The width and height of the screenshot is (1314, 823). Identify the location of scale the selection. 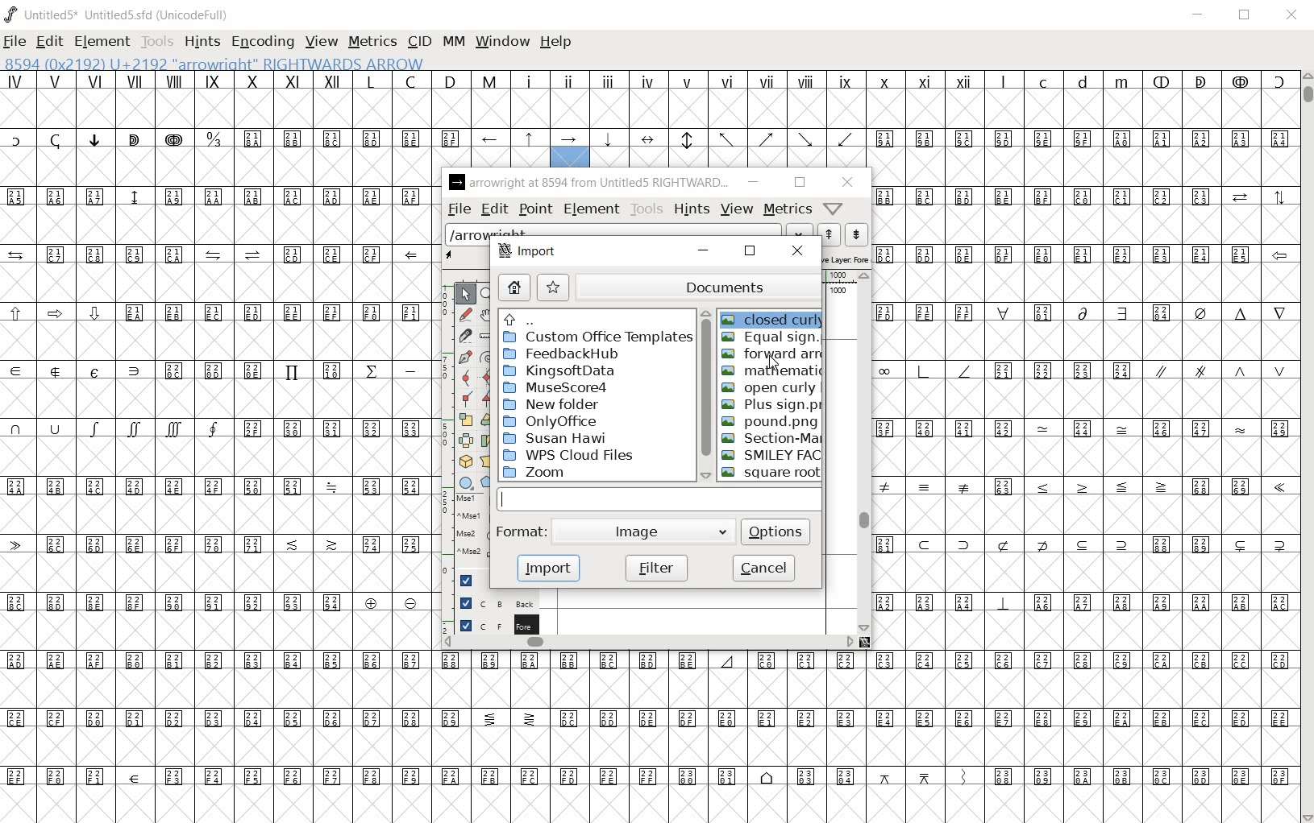
(466, 419).